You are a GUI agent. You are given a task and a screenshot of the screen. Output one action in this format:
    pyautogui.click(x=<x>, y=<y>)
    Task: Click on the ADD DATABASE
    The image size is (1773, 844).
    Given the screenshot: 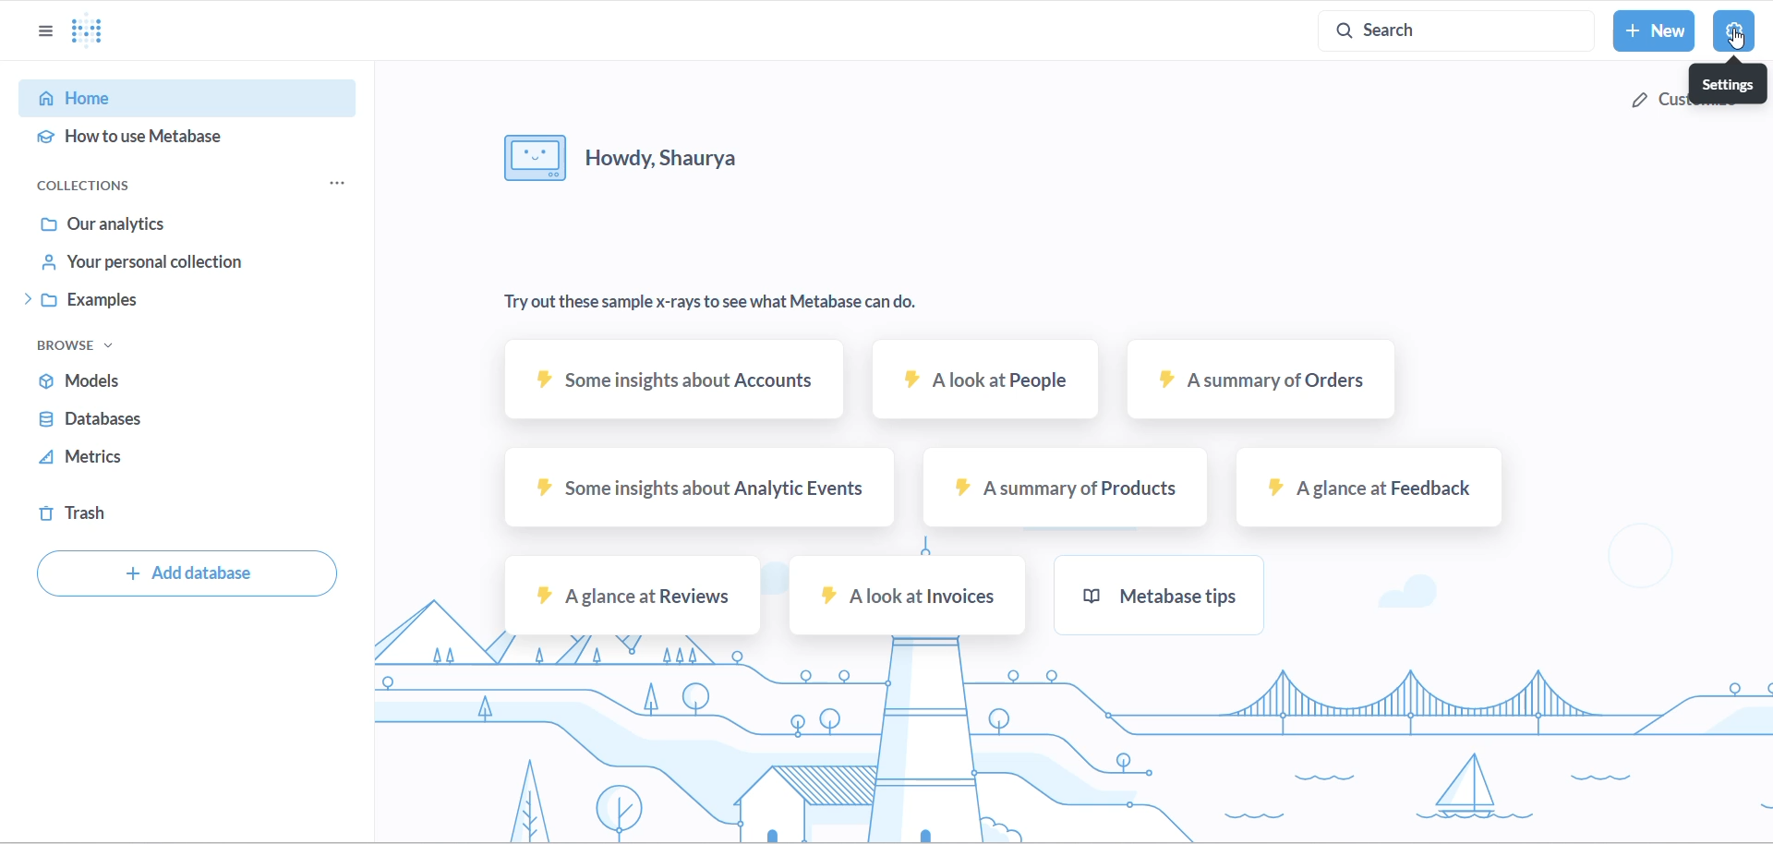 What is the action you would take?
    pyautogui.click(x=187, y=574)
    